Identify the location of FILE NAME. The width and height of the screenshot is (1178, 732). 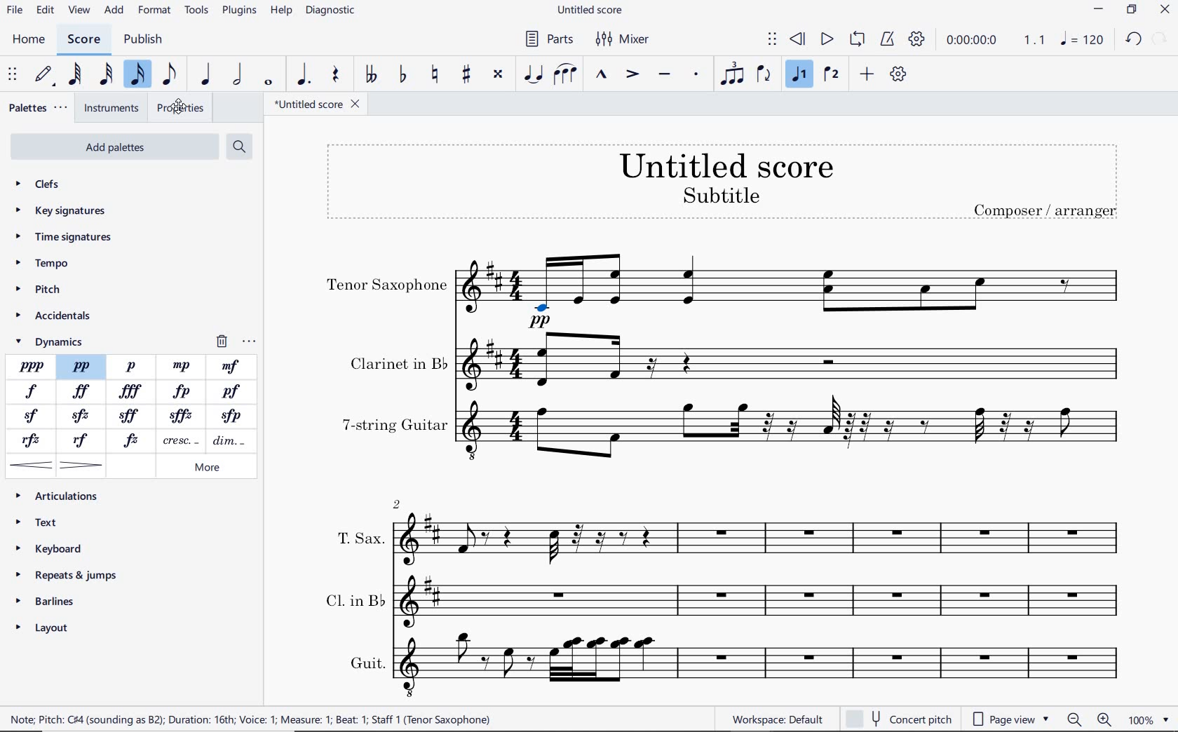
(590, 11).